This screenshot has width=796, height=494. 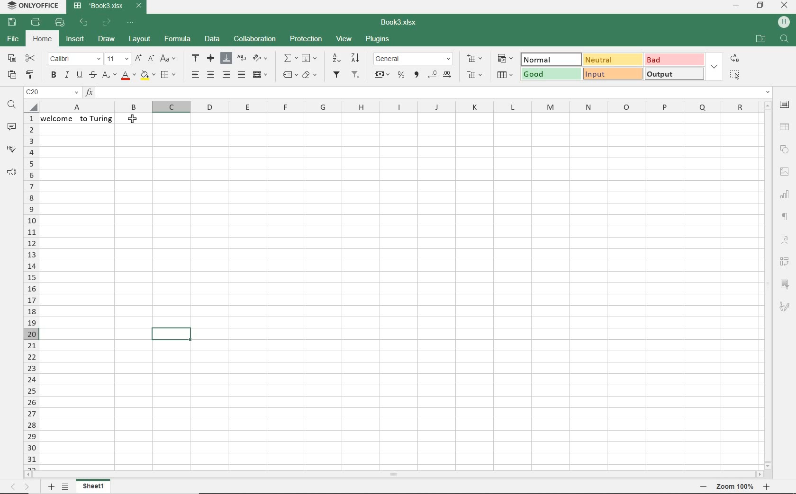 I want to click on print, so click(x=34, y=21).